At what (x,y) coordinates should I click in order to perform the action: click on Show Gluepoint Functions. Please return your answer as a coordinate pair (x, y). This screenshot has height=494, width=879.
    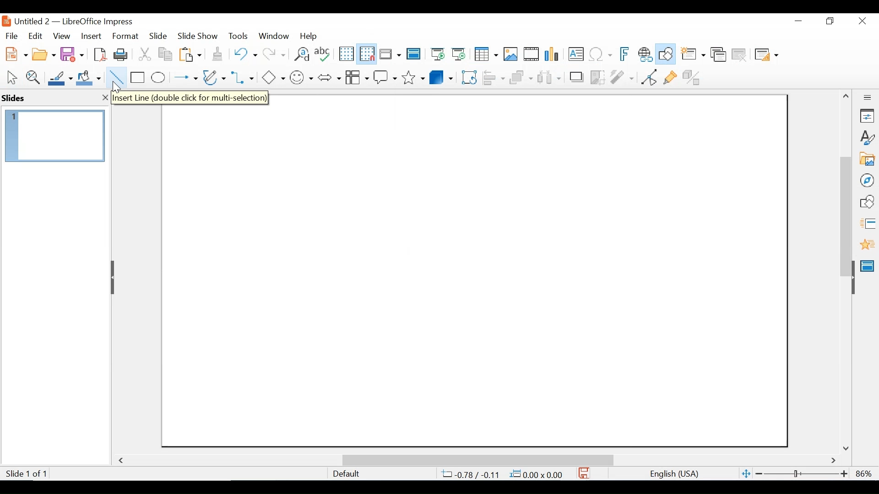
    Looking at the image, I should click on (670, 76).